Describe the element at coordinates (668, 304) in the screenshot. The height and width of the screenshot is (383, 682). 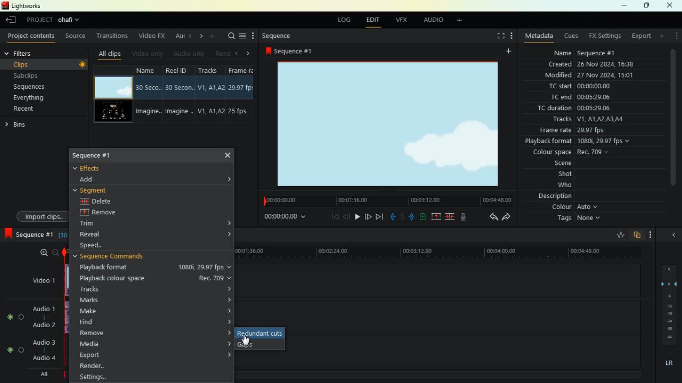
I see `layers` at that location.